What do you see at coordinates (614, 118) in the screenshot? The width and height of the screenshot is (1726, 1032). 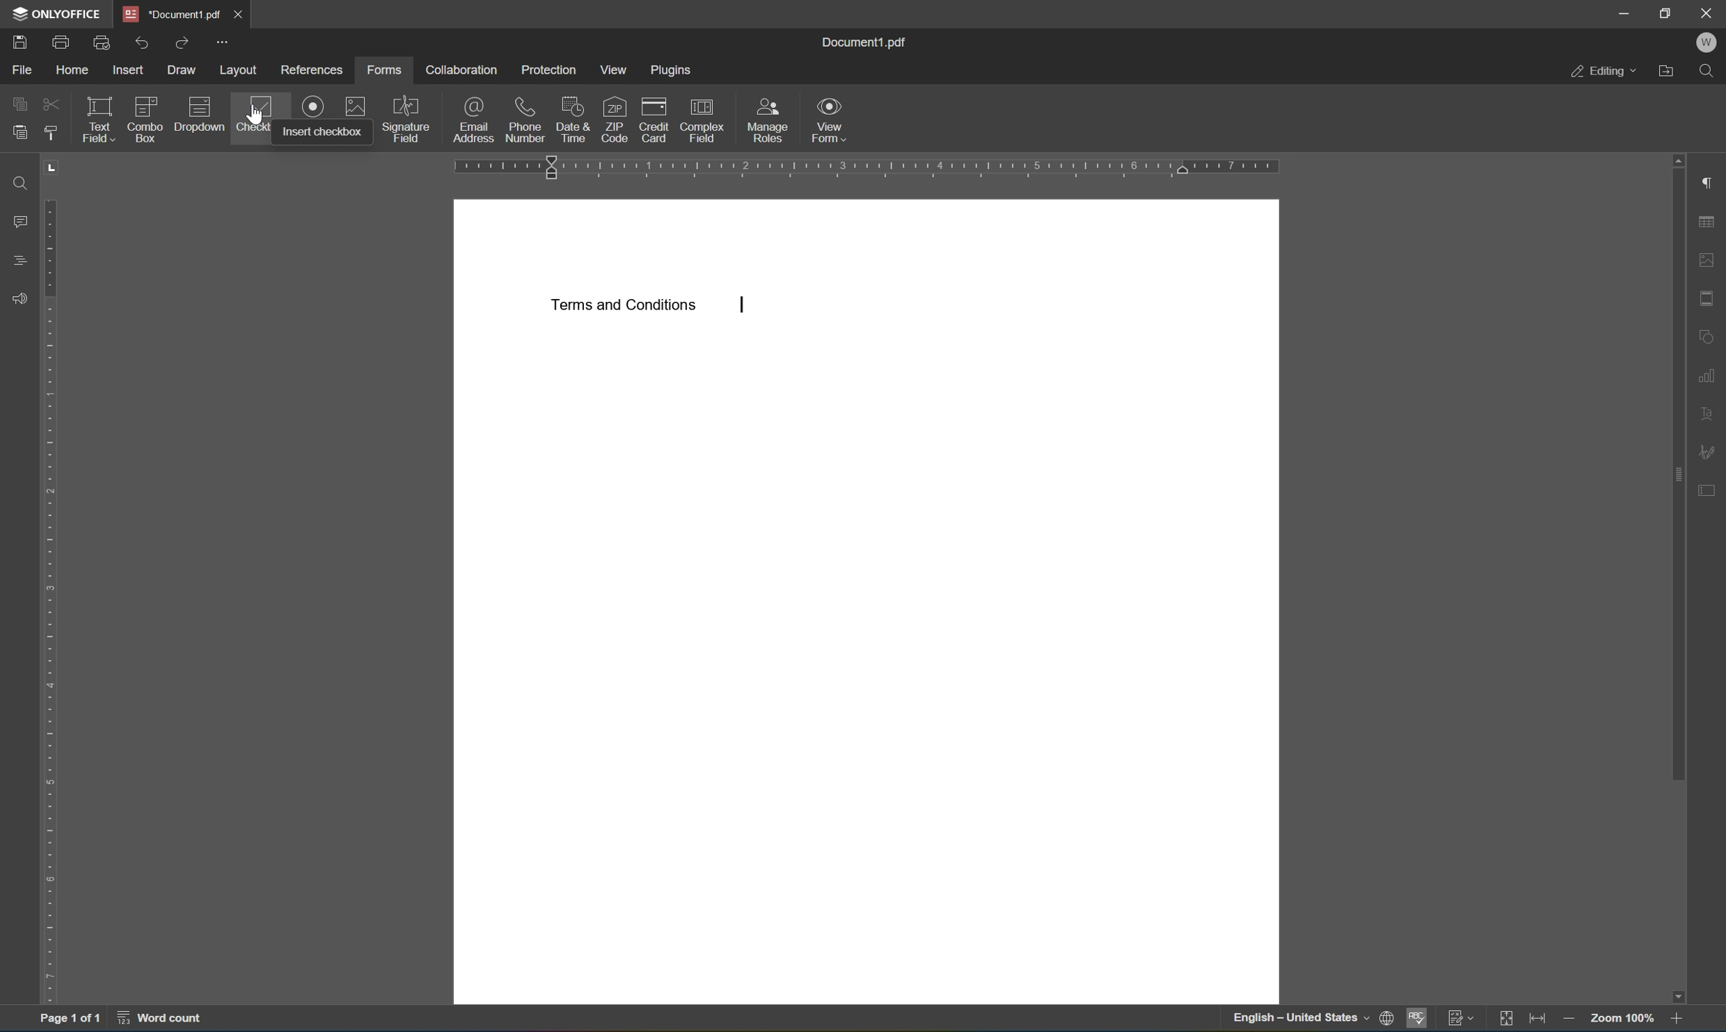 I see `zip codes` at bounding box center [614, 118].